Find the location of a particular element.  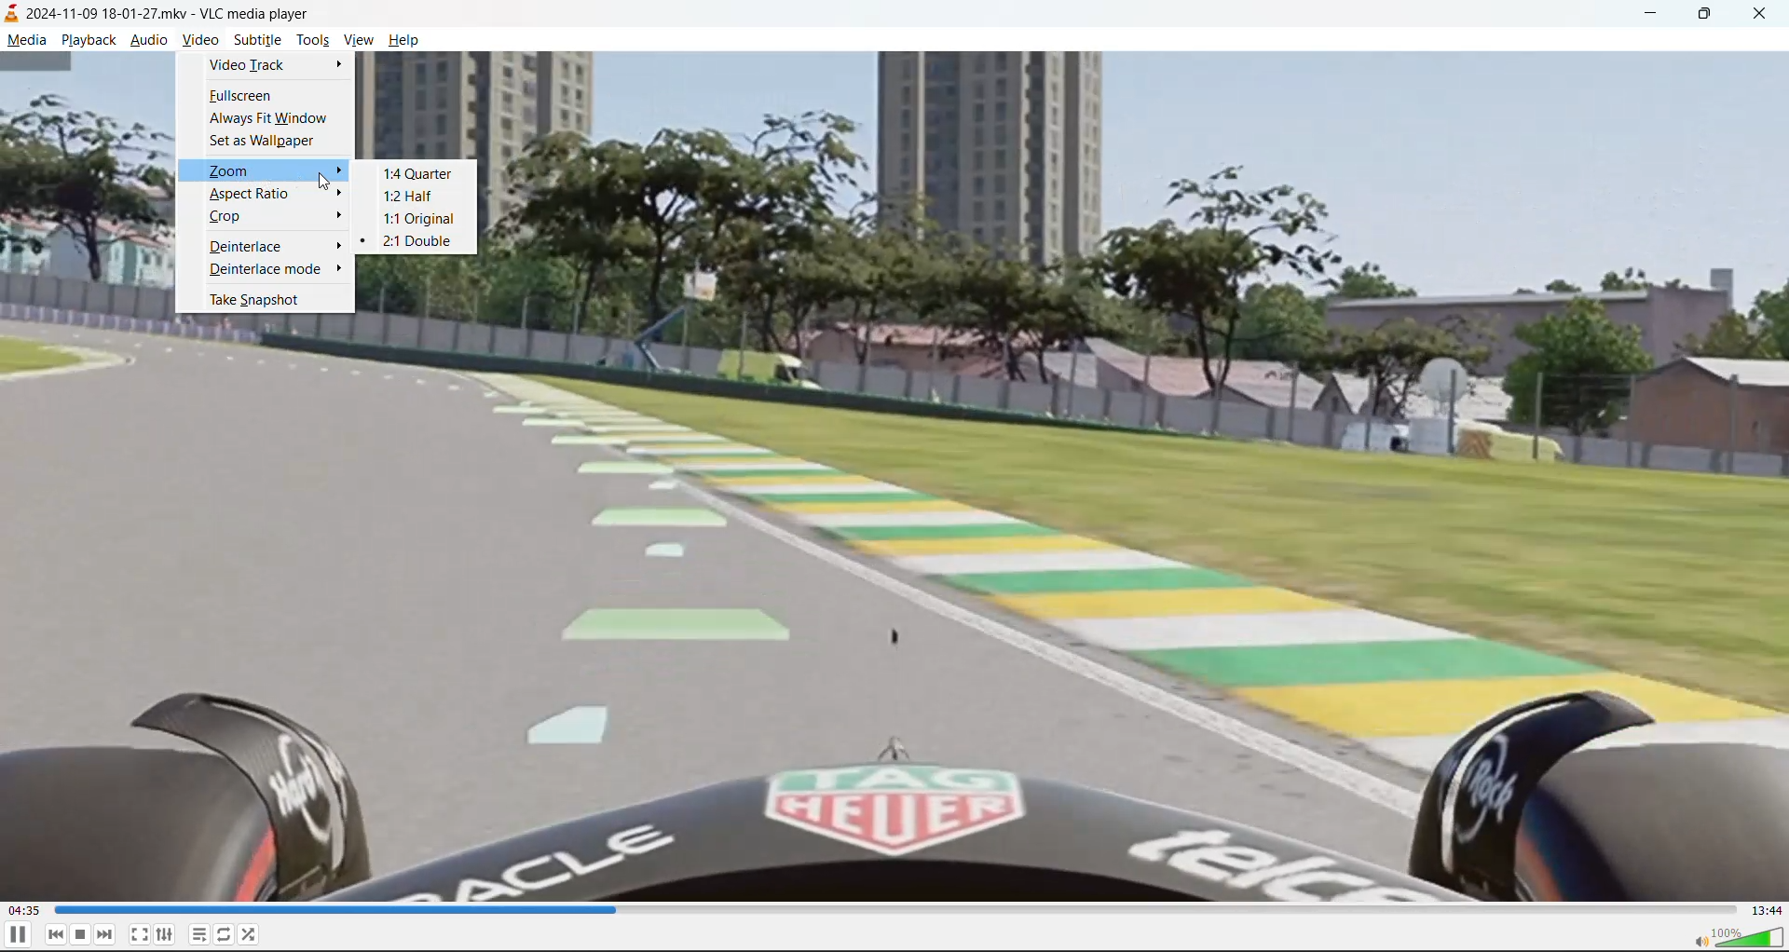

next is located at coordinates (105, 934).